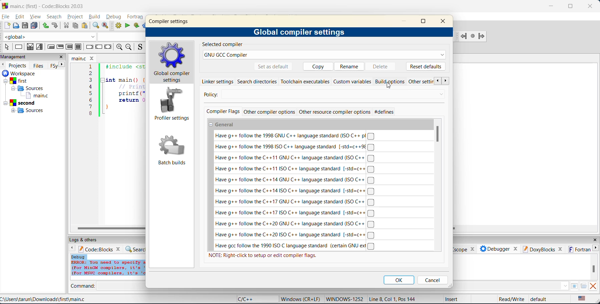 This screenshot has width=600, height=304. What do you see at coordinates (316, 66) in the screenshot?
I see `copy` at bounding box center [316, 66].